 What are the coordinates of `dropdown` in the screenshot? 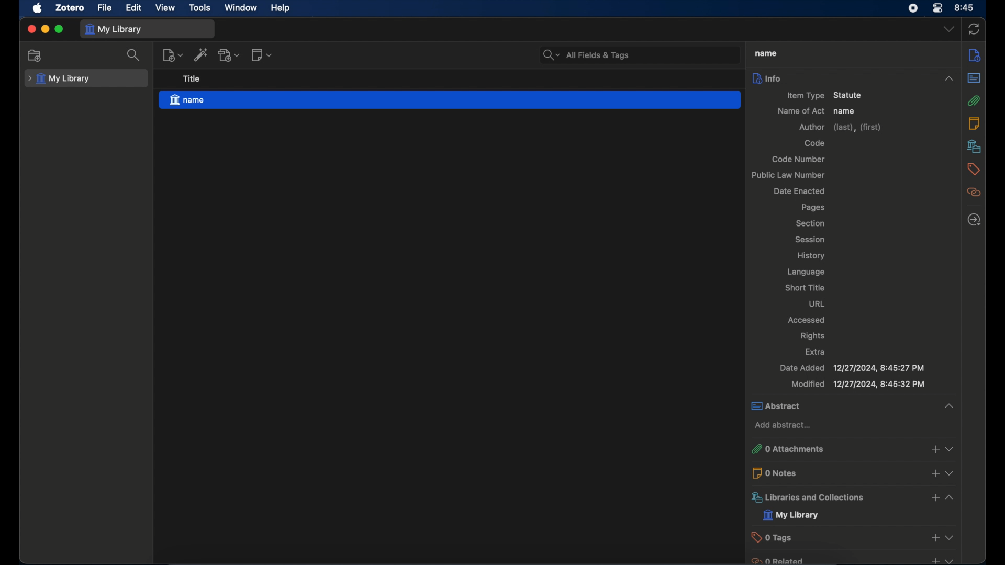 It's located at (950, 473).